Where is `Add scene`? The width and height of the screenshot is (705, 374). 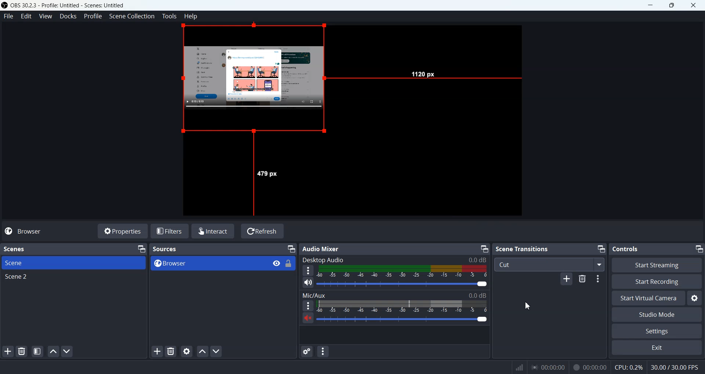
Add scene is located at coordinates (8, 351).